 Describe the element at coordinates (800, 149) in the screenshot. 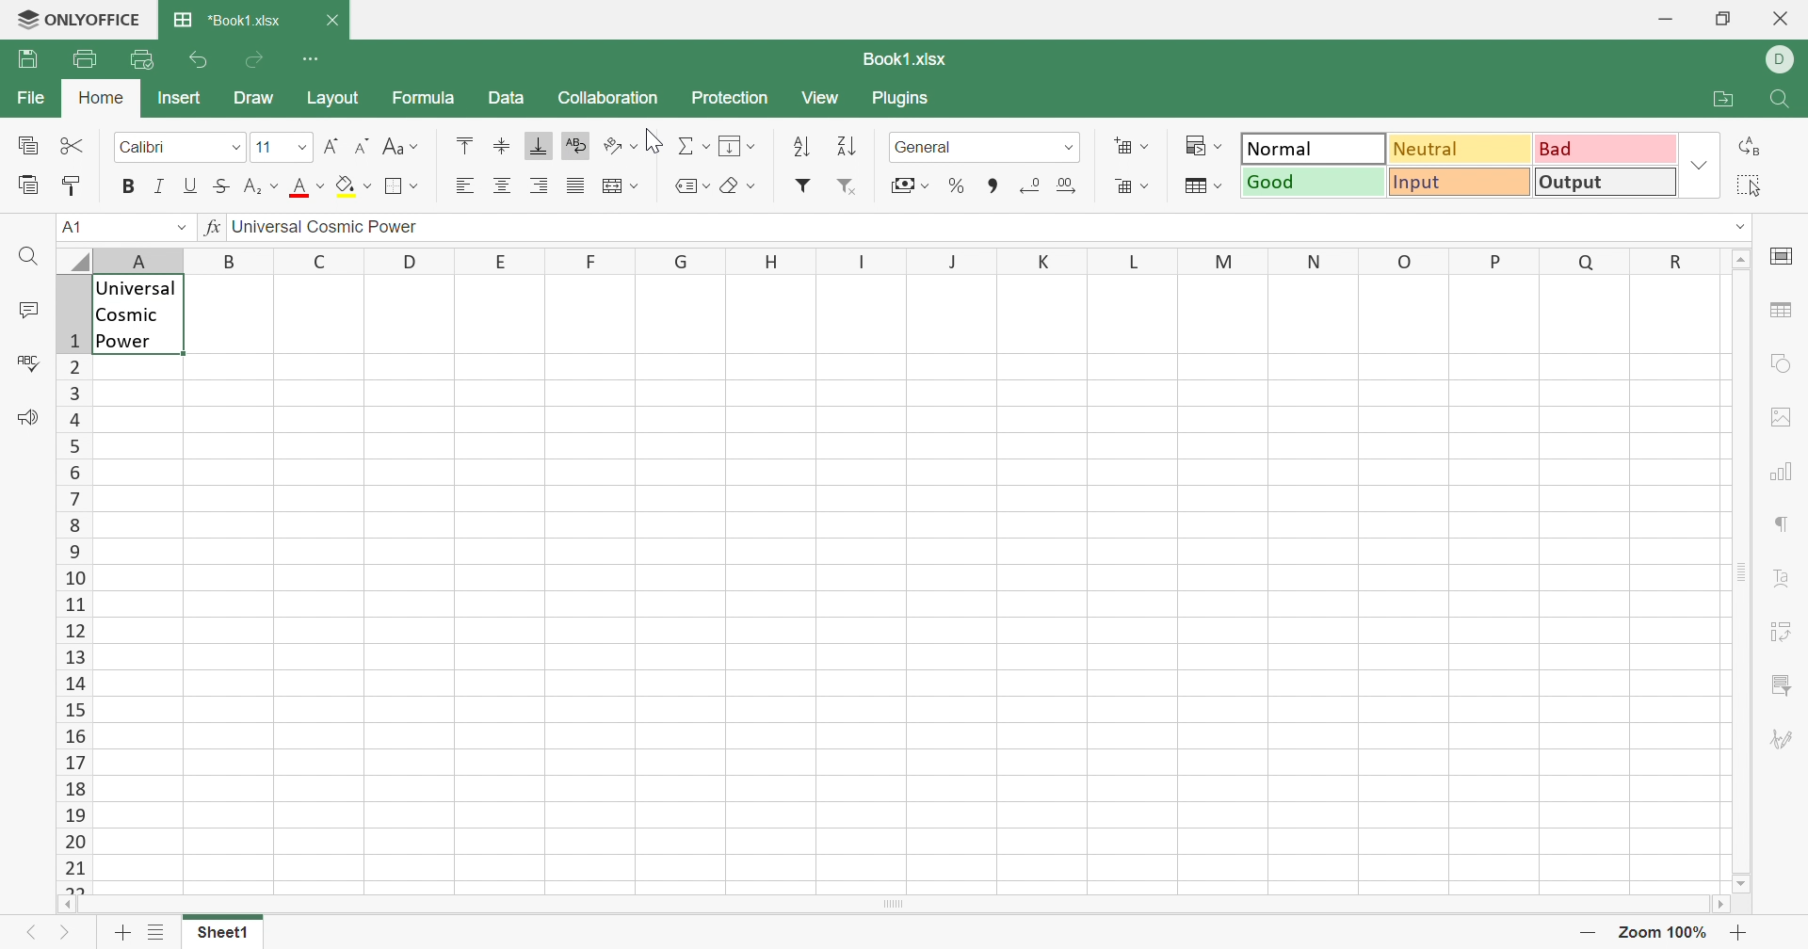

I see `Ascending order` at that location.